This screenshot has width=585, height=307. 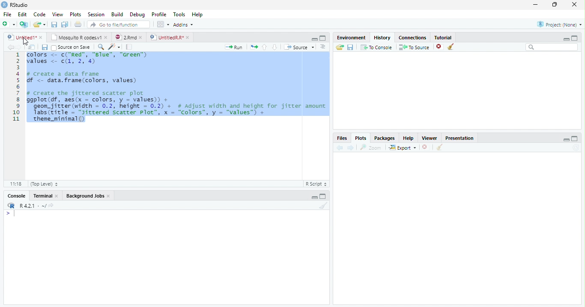 I want to click on Print the current file, so click(x=78, y=24).